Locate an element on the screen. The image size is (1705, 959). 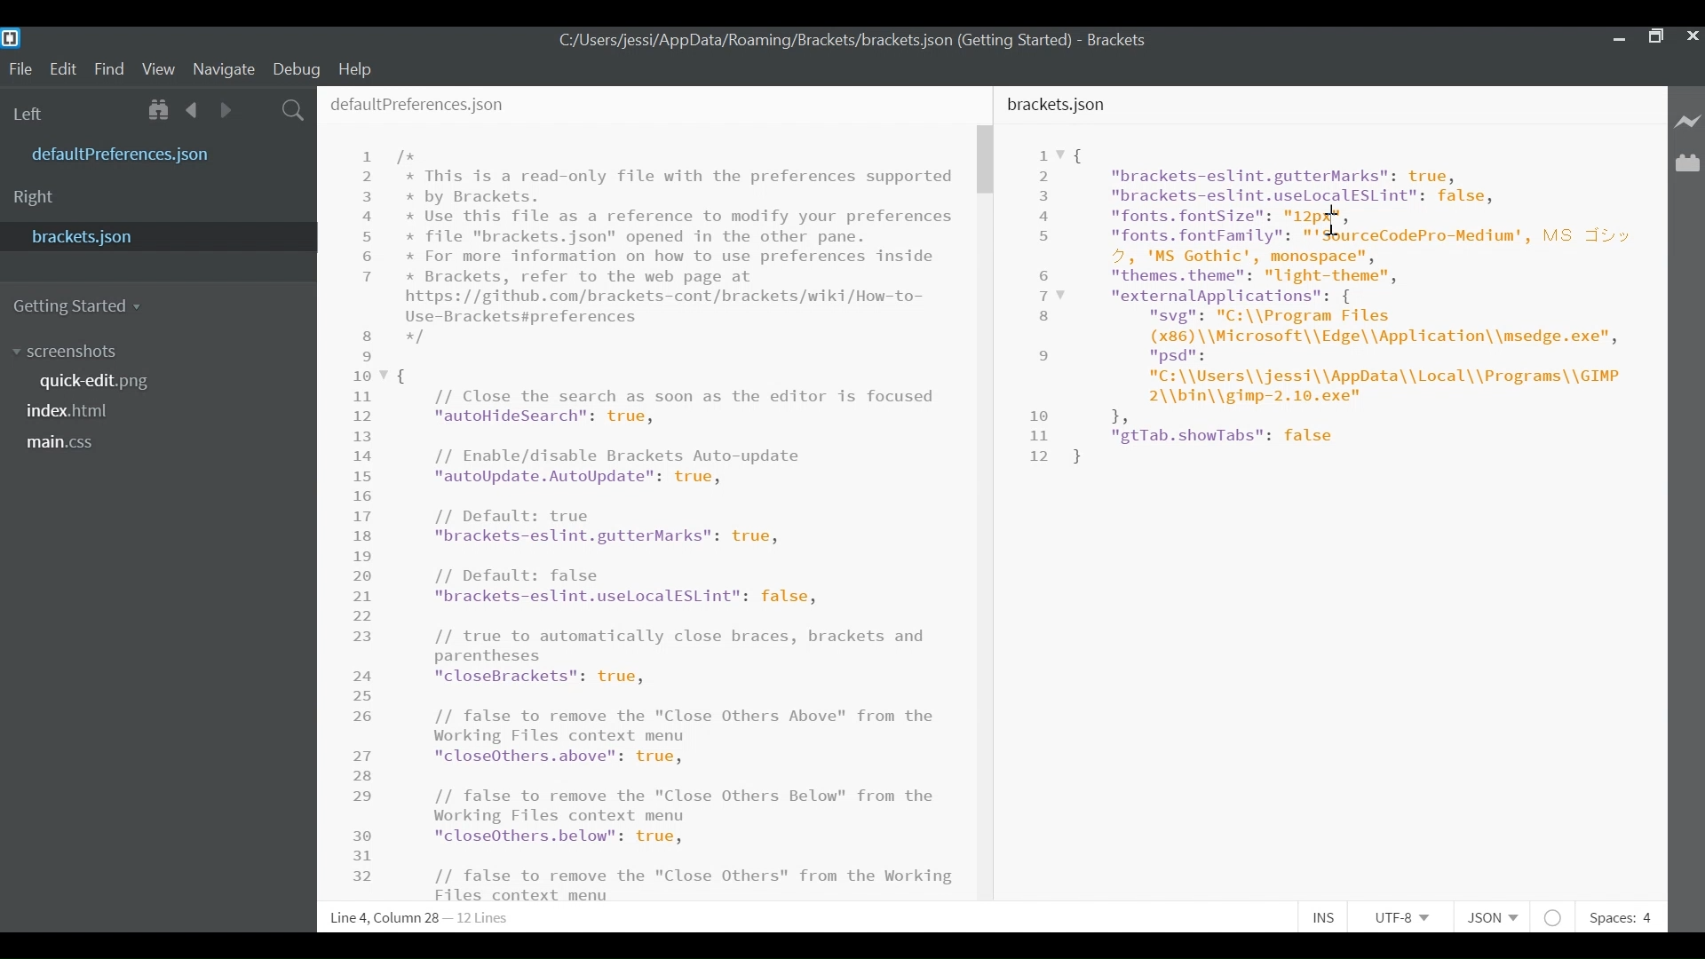
quickedit.png is located at coordinates (109, 381).